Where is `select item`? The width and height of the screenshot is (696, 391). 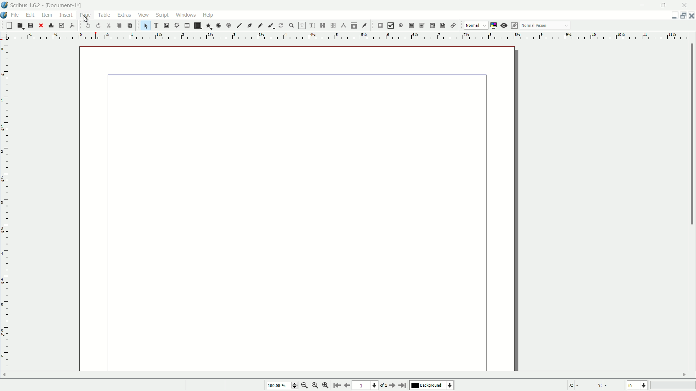
select item is located at coordinates (146, 25).